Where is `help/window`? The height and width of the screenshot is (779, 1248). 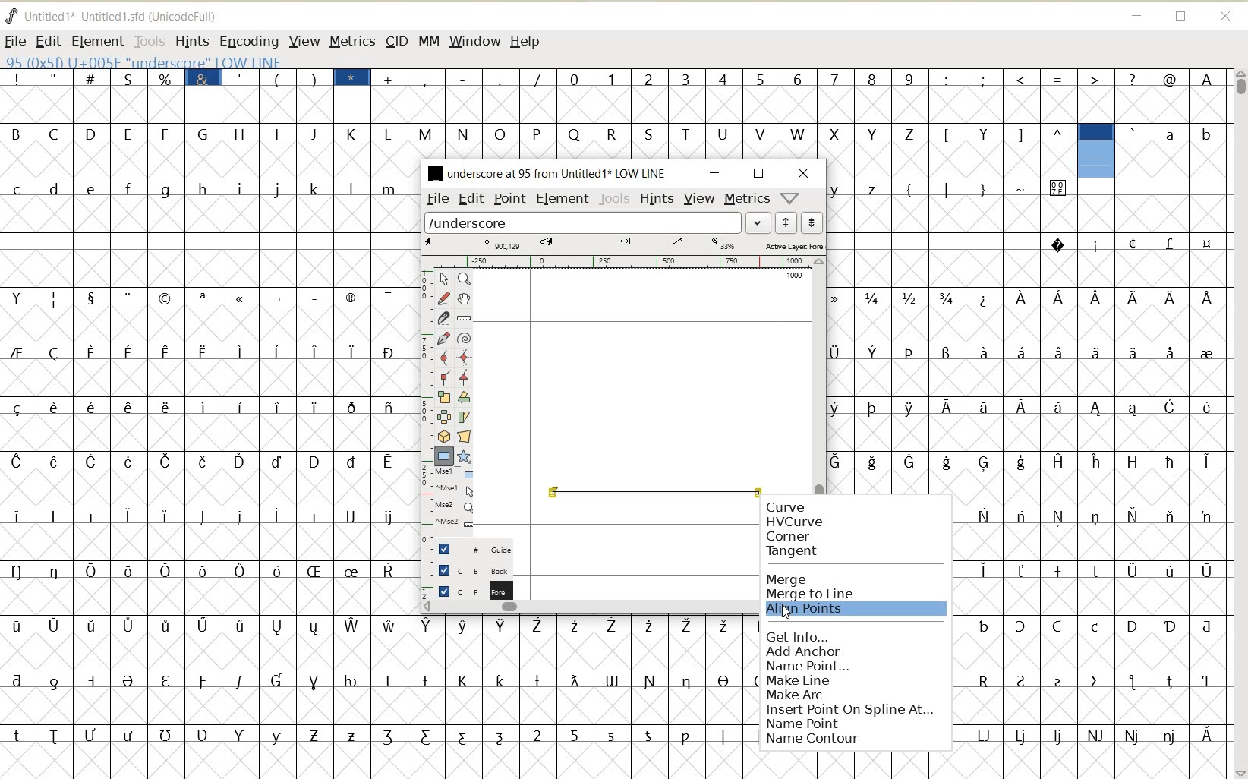 help/window is located at coordinates (789, 198).